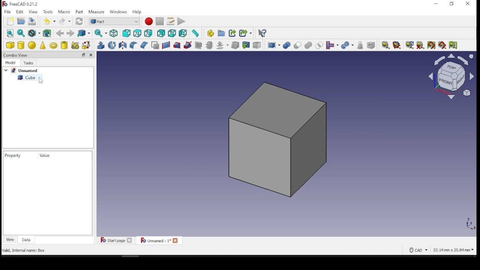 This screenshot has height=270, width=480. I want to click on what's this?, so click(262, 34).